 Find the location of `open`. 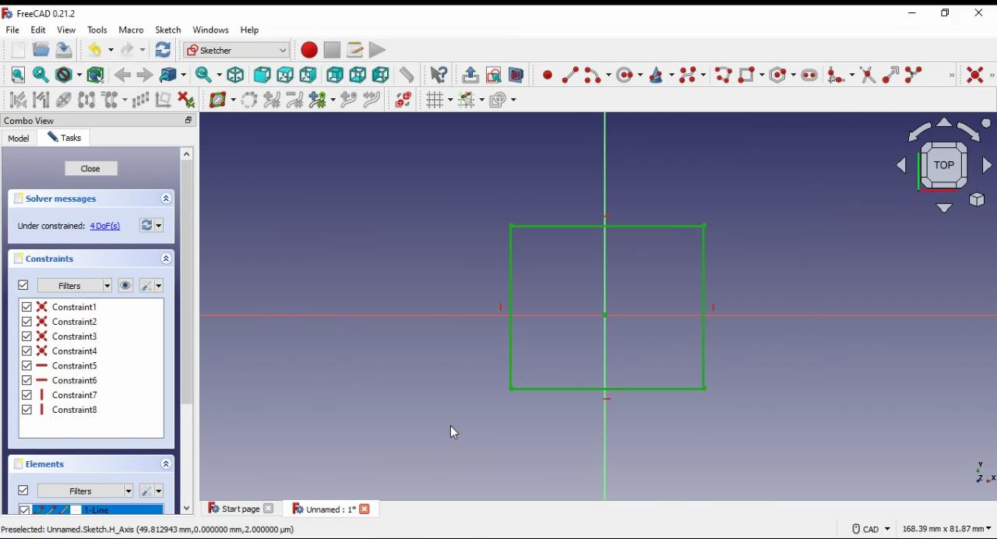

open is located at coordinates (41, 49).